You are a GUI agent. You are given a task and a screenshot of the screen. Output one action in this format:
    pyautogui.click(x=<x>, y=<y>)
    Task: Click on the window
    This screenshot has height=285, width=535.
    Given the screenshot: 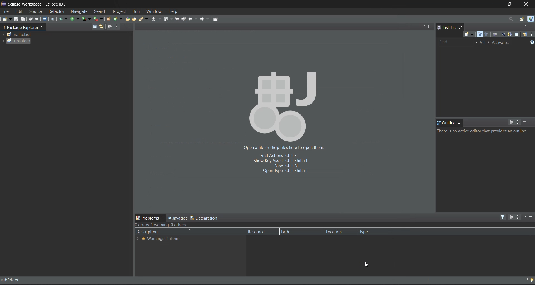 What is the action you would take?
    pyautogui.click(x=155, y=11)
    